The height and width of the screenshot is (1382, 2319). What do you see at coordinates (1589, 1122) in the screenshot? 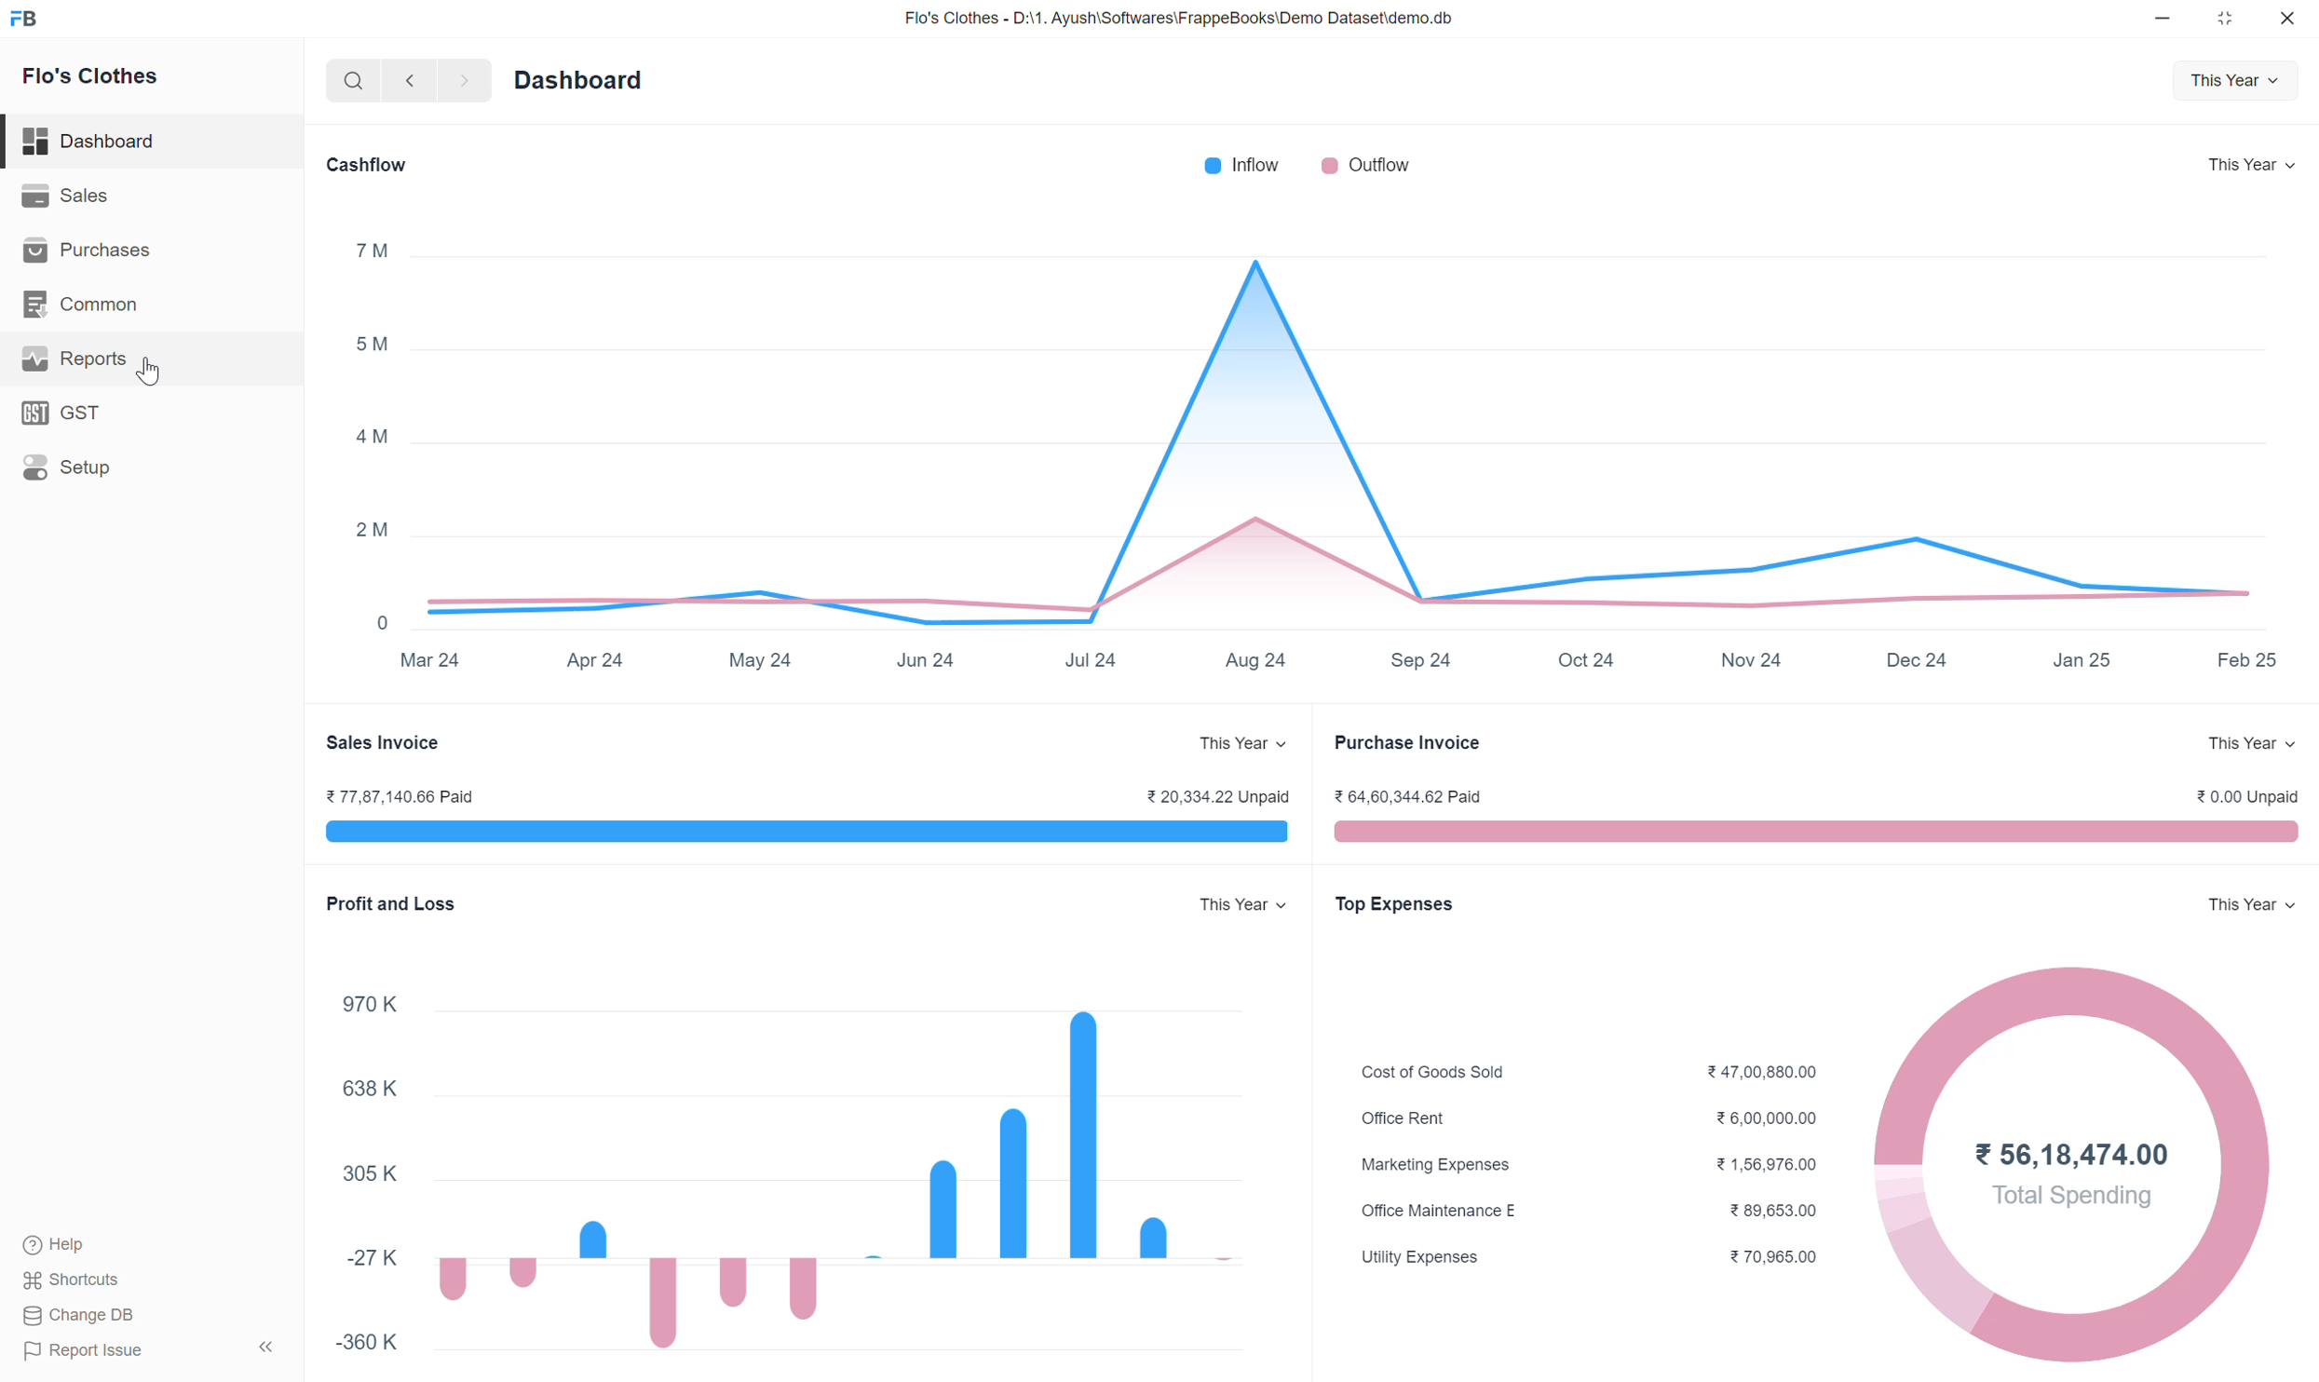
I see `Office Rent ¥6,00,000.00` at bounding box center [1589, 1122].